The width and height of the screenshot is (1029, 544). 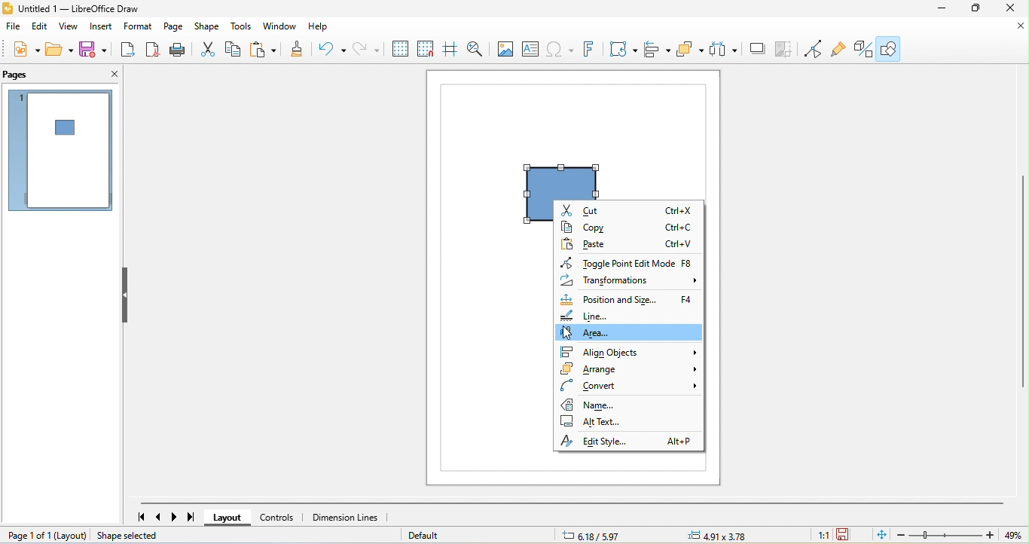 I want to click on window, so click(x=280, y=27).